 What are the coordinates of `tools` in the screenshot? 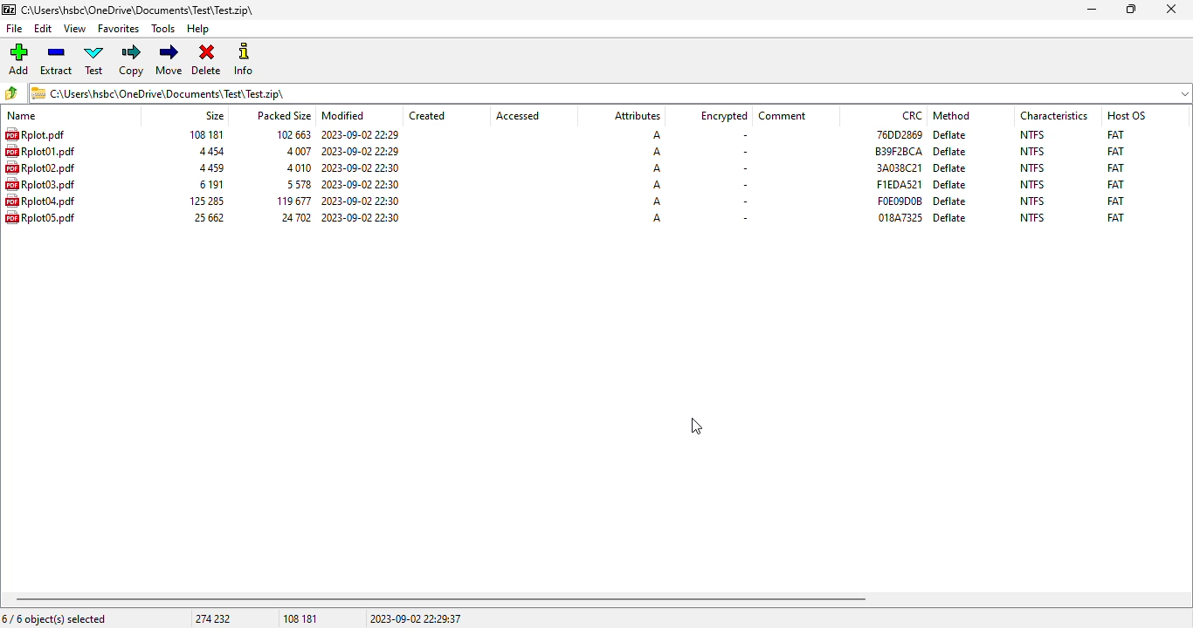 It's located at (164, 30).